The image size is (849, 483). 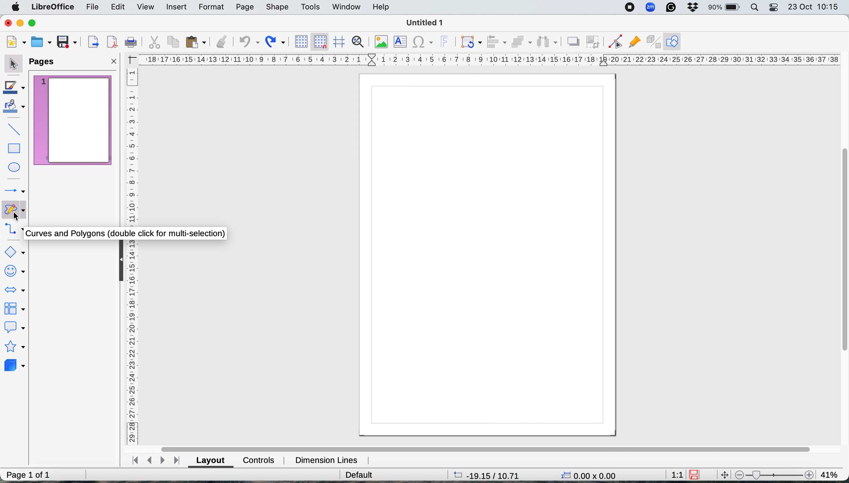 What do you see at coordinates (210, 461) in the screenshot?
I see `layout` at bounding box center [210, 461].